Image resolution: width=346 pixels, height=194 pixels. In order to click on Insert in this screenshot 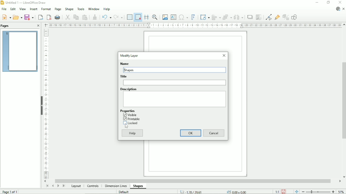, I will do `click(34, 9)`.